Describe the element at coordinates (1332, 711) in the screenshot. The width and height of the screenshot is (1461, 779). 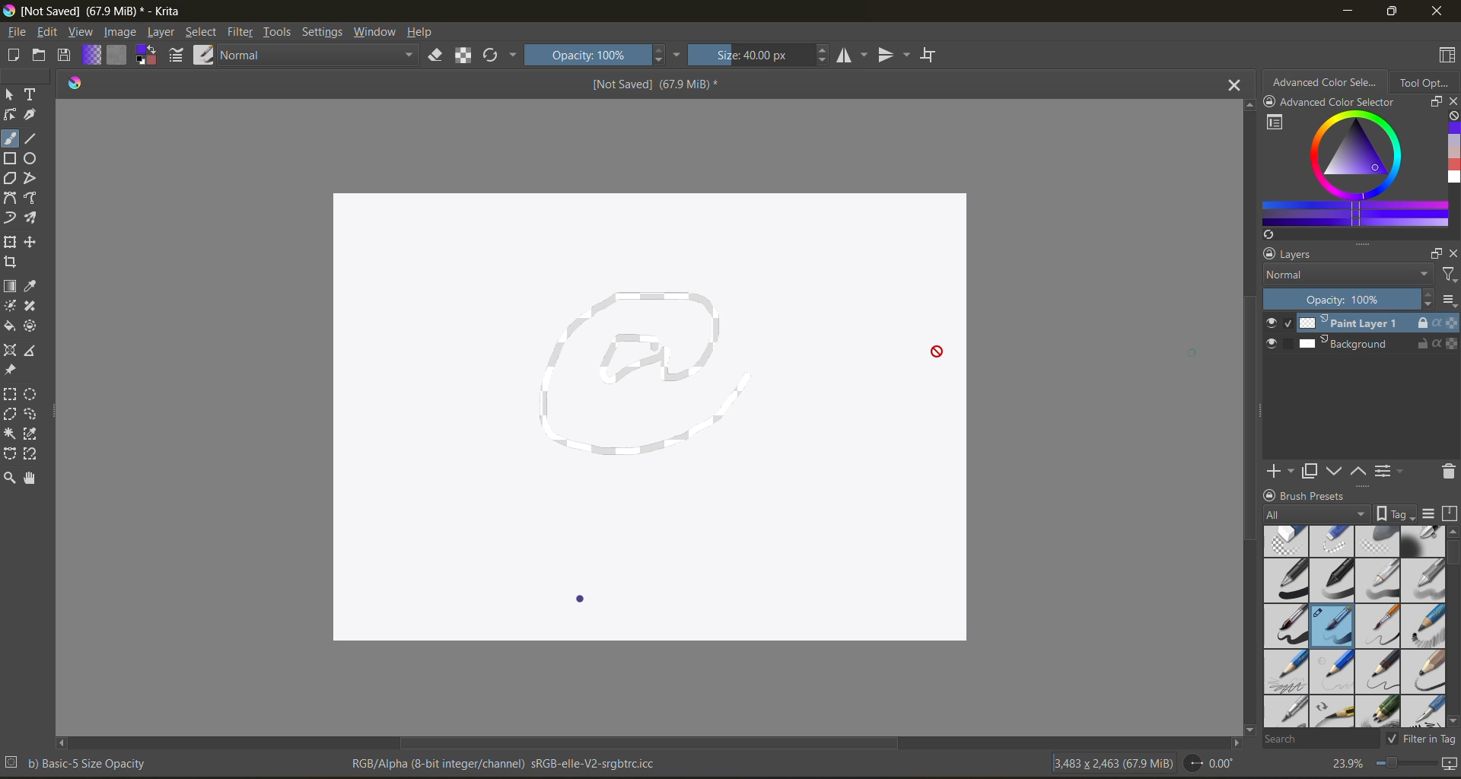
I see `pencil` at that location.